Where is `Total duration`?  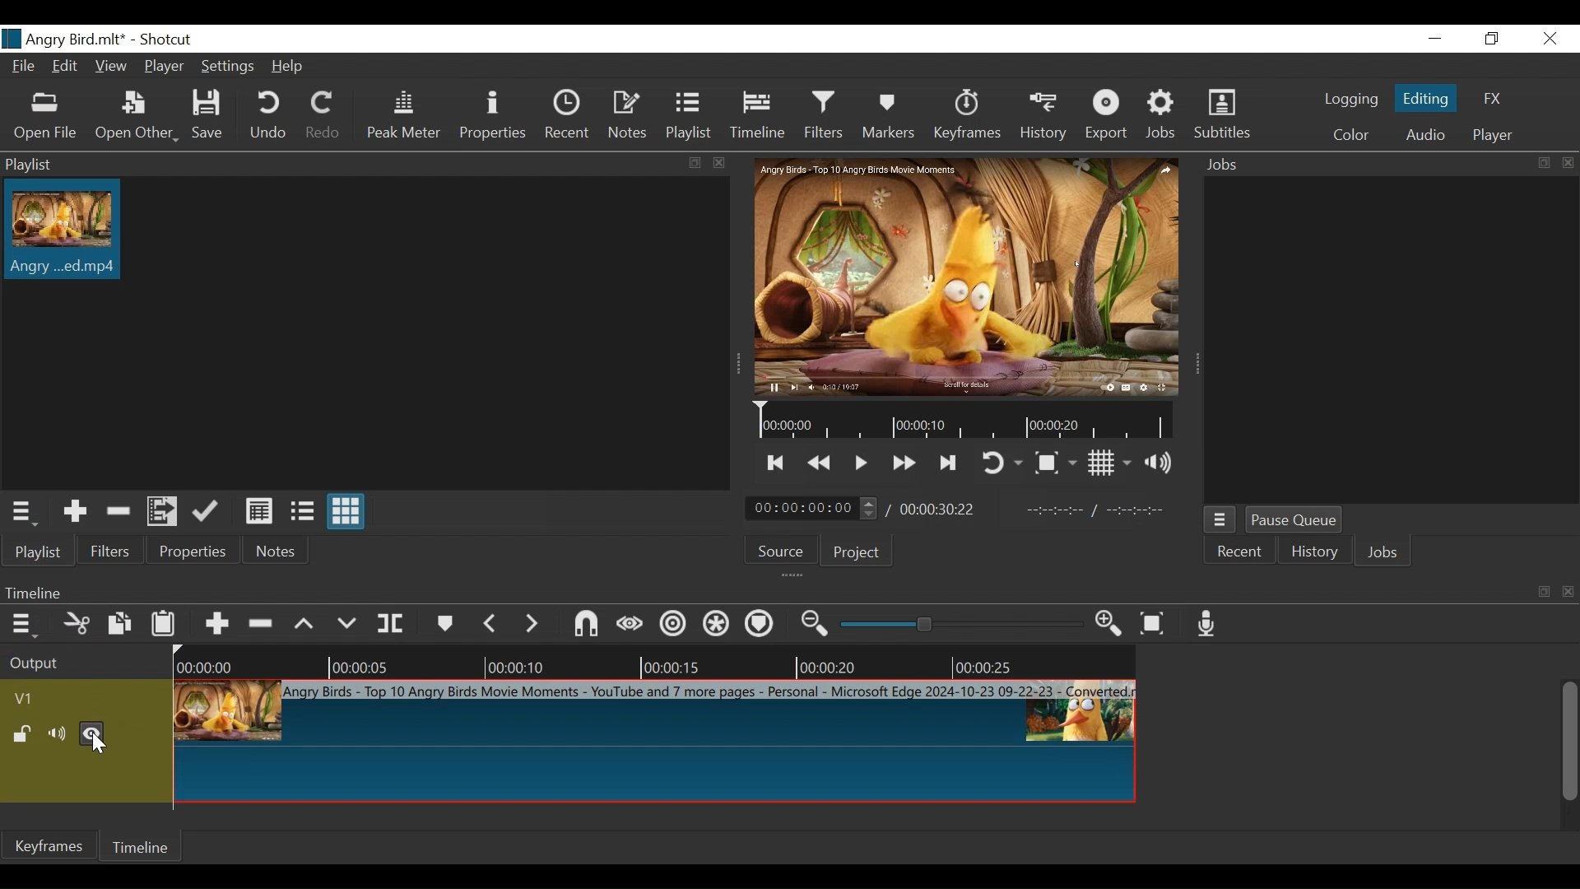 Total duration is located at coordinates (941, 509).